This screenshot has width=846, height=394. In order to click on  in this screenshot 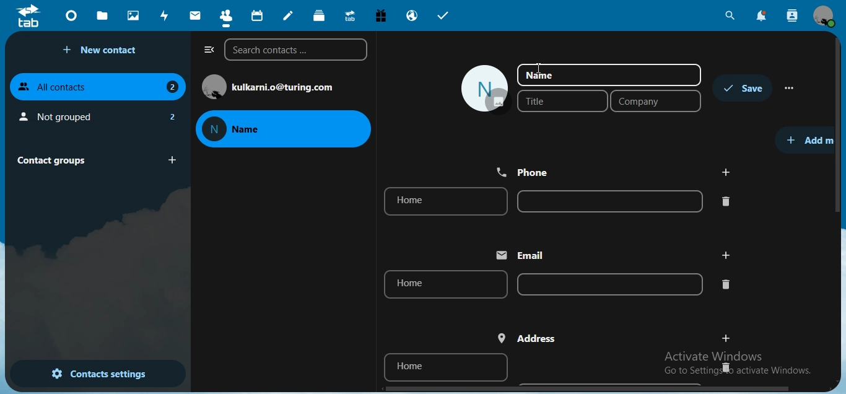, I will do `click(612, 200)`.